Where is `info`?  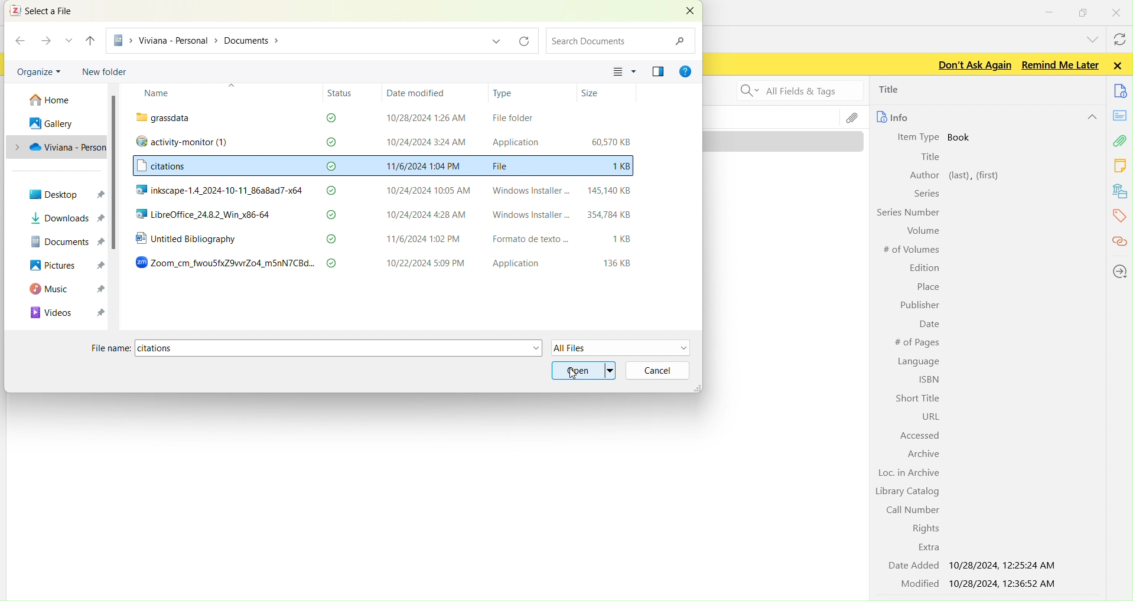
info is located at coordinates (896, 116).